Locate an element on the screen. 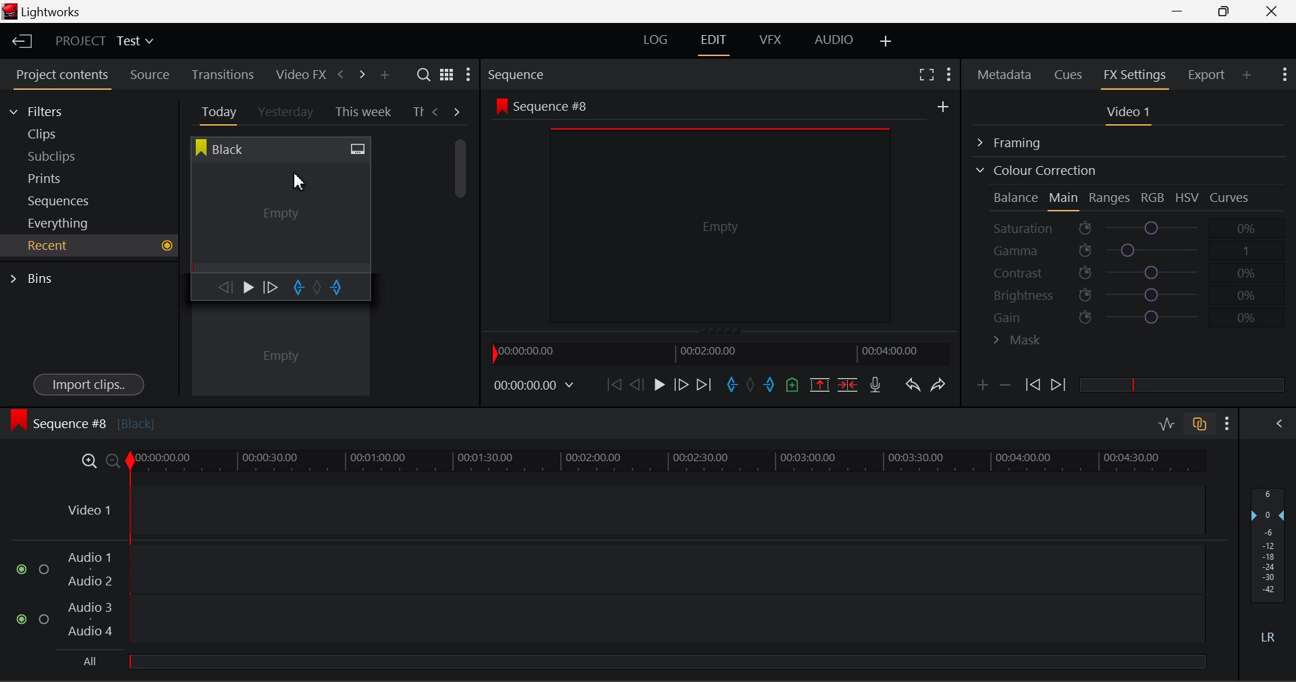  Scroll Bar is located at coordinates (461, 257).